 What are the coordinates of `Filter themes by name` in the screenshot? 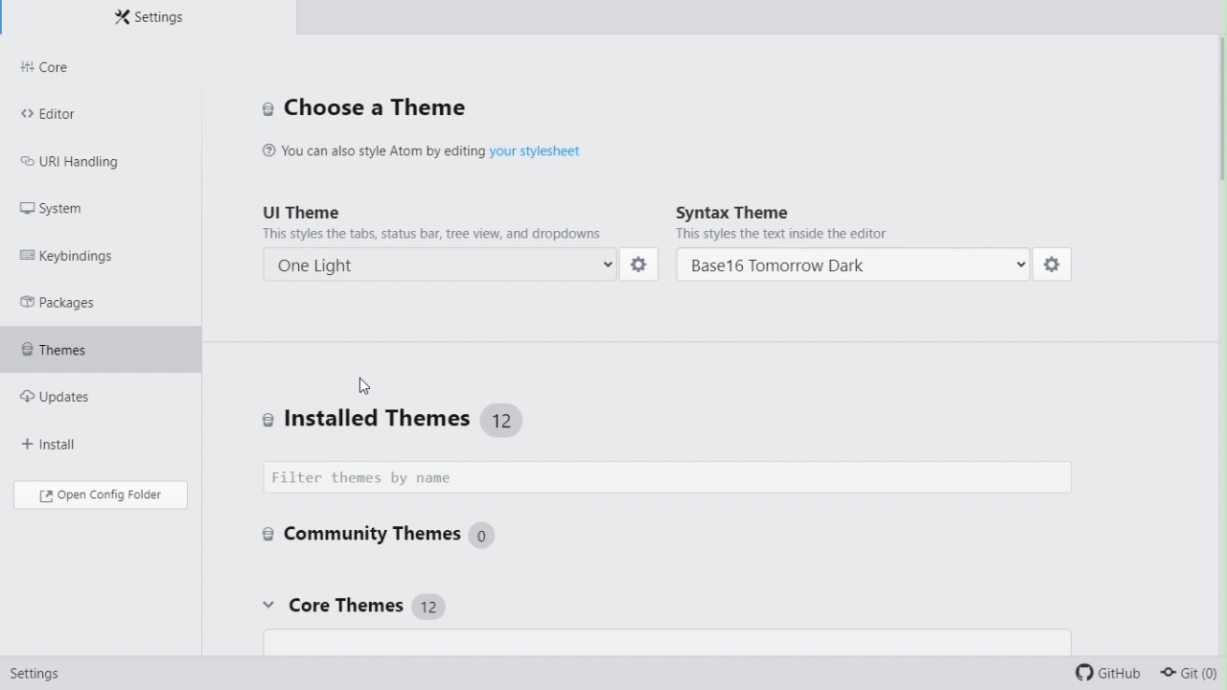 It's located at (666, 476).